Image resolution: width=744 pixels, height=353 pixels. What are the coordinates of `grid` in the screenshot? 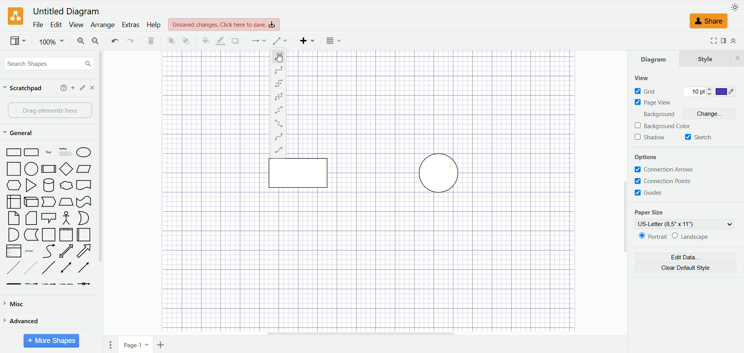 It's located at (646, 91).